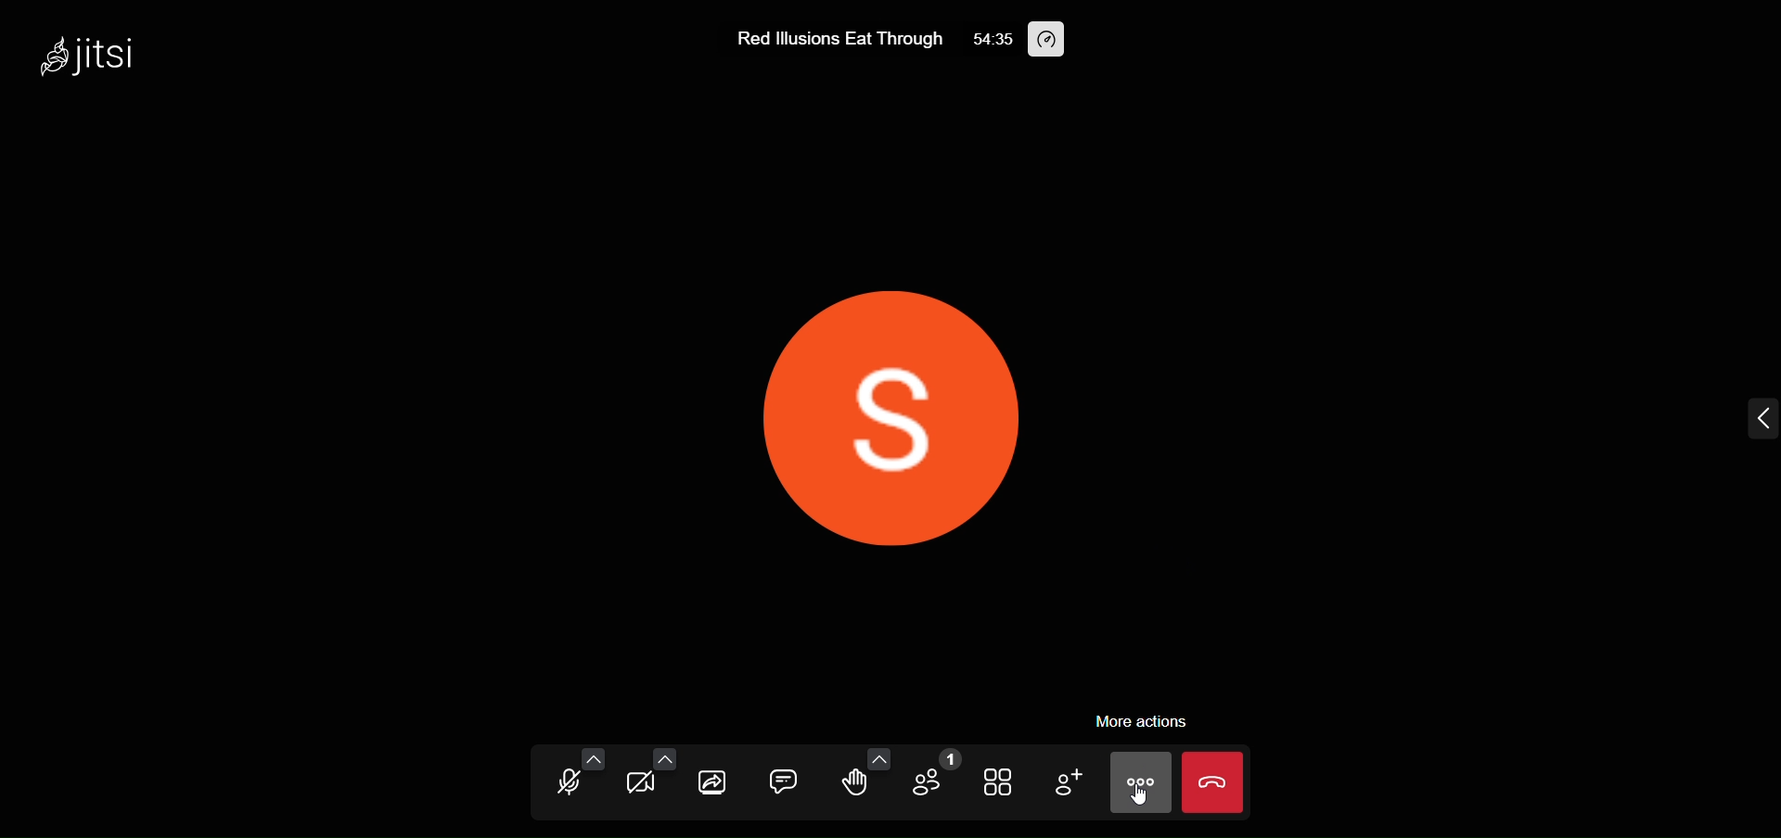 The width and height of the screenshot is (1781, 838). What do you see at coordinates (858, 785) in the screenshot?
I see `raise hand` at bounding box center [858, 785].